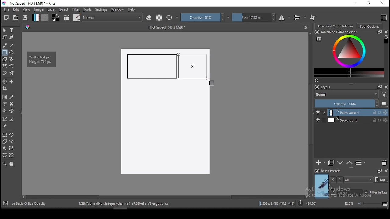  I want to click on Frames, so click(379, 171).